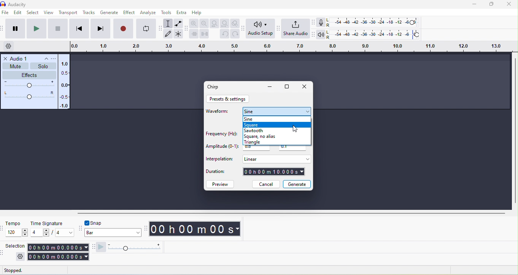 This screenshot has height=275, width=518. I want to click on maximize, so click(494, 4).